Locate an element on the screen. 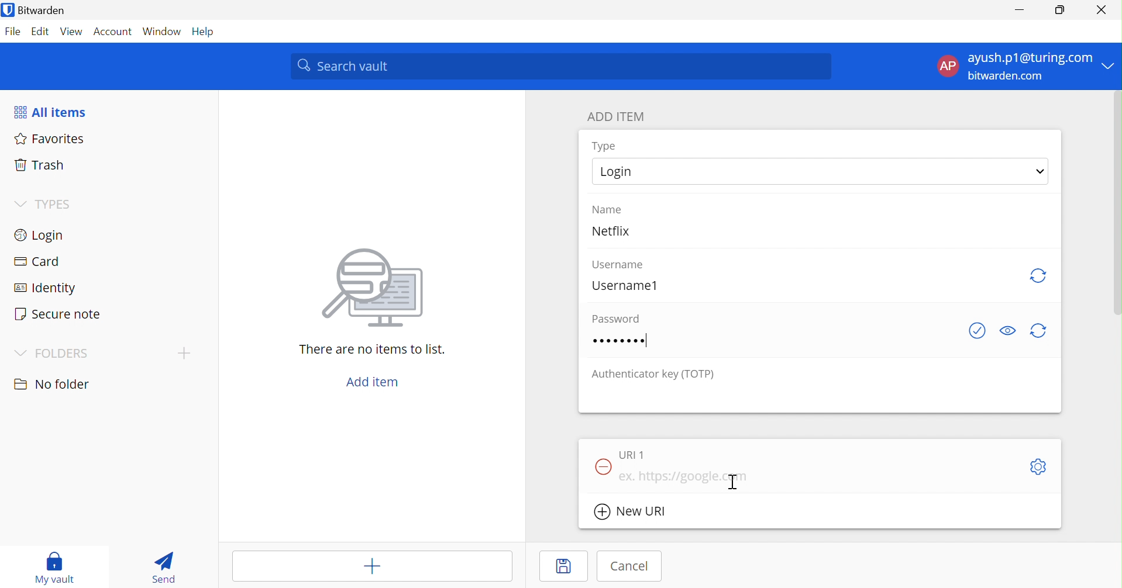 The height and width of the screenshot is (588, 1122). My vault is located at coordinates (54, 568).